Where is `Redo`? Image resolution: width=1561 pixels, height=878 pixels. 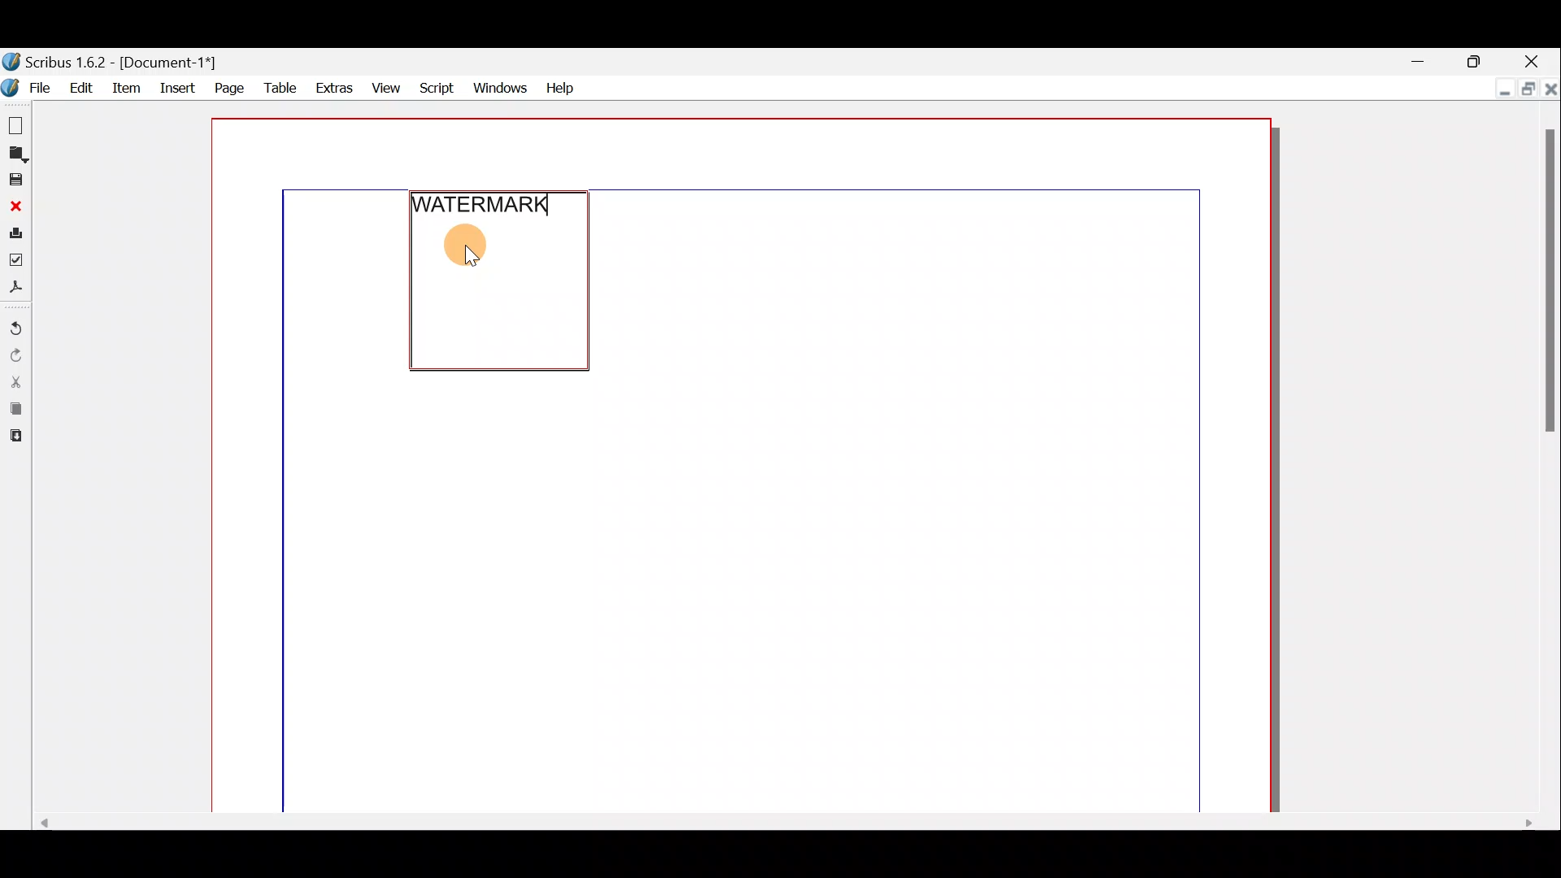 Redo is located at coordinates (15, 356).